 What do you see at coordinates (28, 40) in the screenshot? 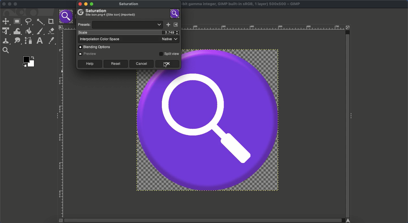
I see `Path` at bounding box center [28, 40].